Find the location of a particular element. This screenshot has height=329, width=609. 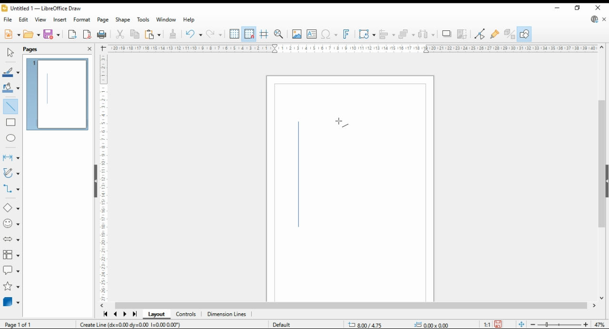

shadows is located at coordinates (446, 34).